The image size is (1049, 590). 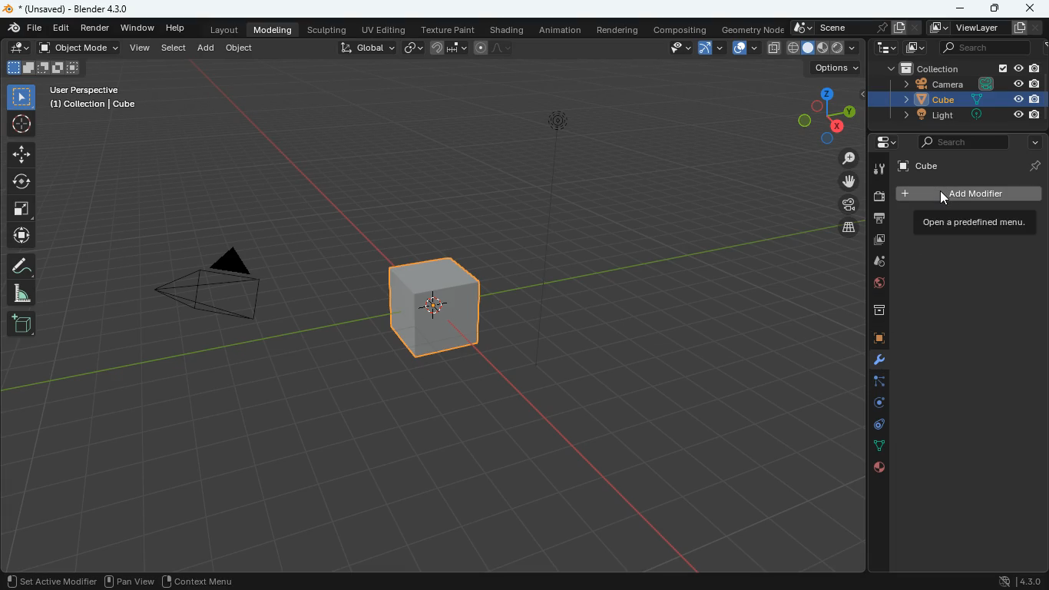 What do you see at coordinates (710, 48) in the screenshot?
I see `arc` at bounding box center [710, 48].